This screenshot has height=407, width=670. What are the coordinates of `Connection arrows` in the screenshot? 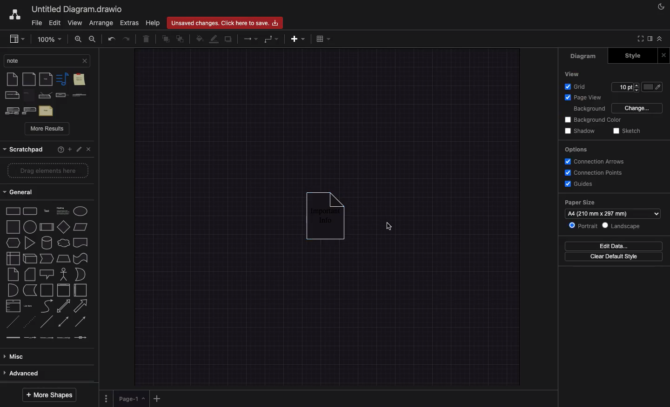 It's located at (594, 161).